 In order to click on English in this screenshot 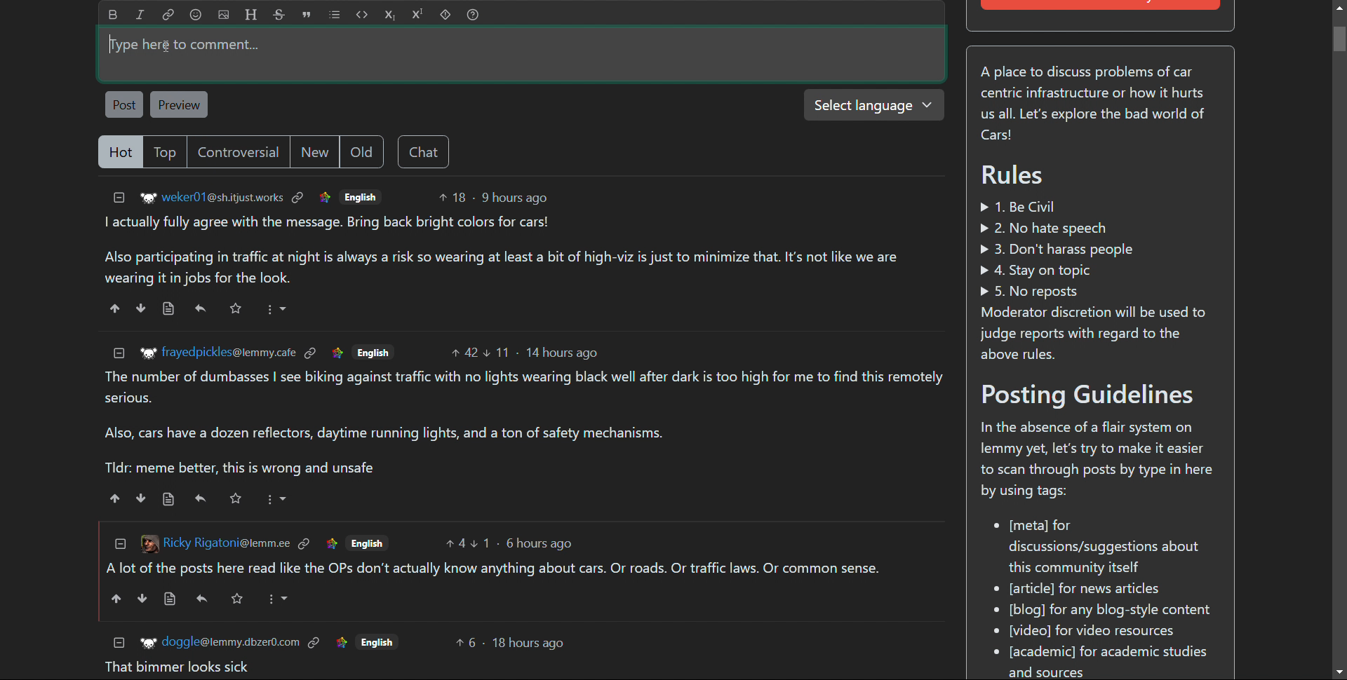, I will do `click(373, 351)`.